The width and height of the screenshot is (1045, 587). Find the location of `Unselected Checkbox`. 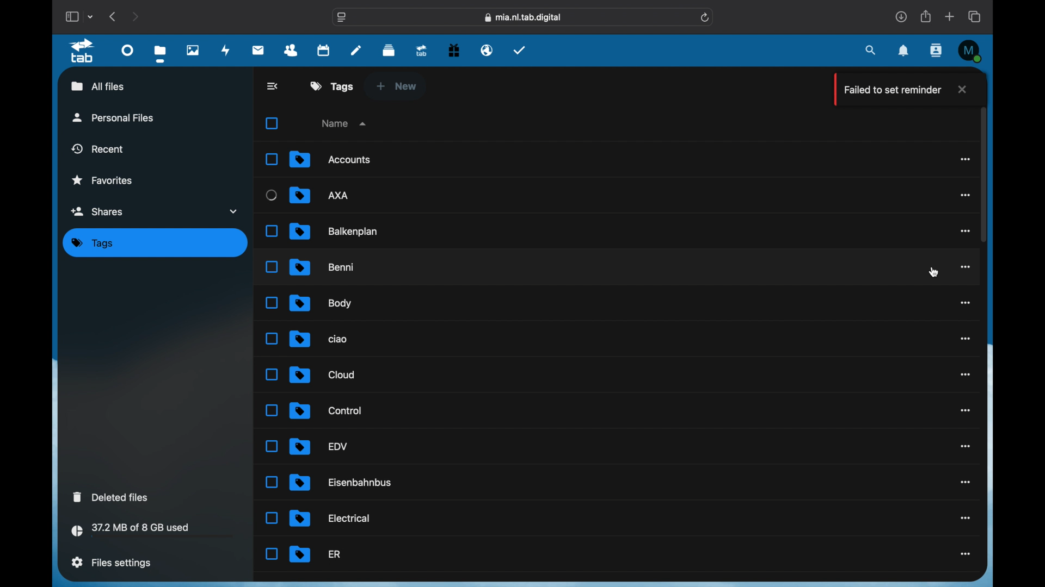

Unselected Checkbox is located at coordinates (273, 267).